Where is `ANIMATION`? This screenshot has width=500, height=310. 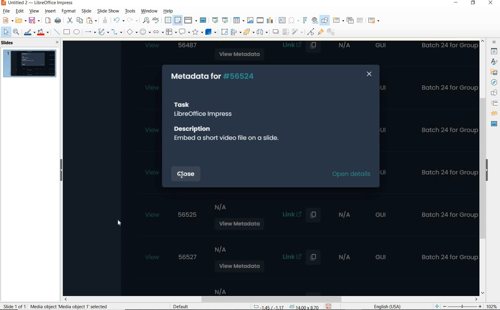
ANIMATION is located at coordinates (494, 114).